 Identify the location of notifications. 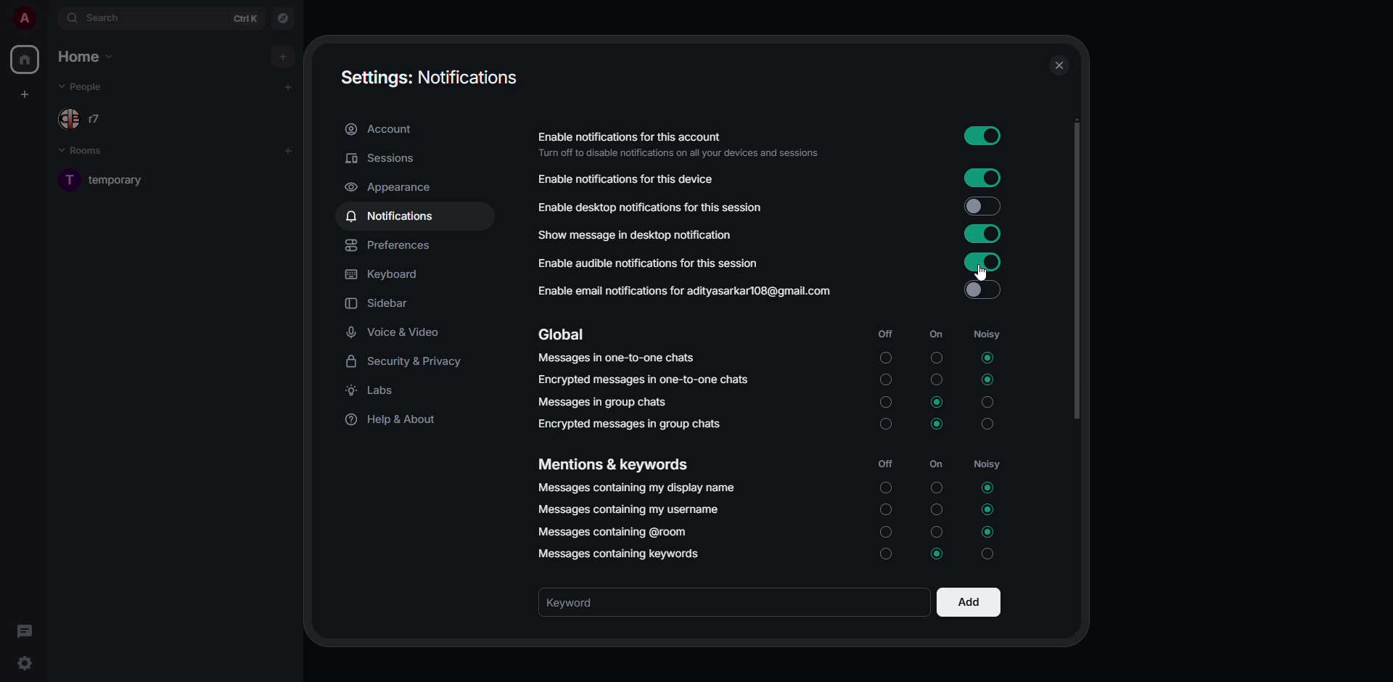
(390, 217).